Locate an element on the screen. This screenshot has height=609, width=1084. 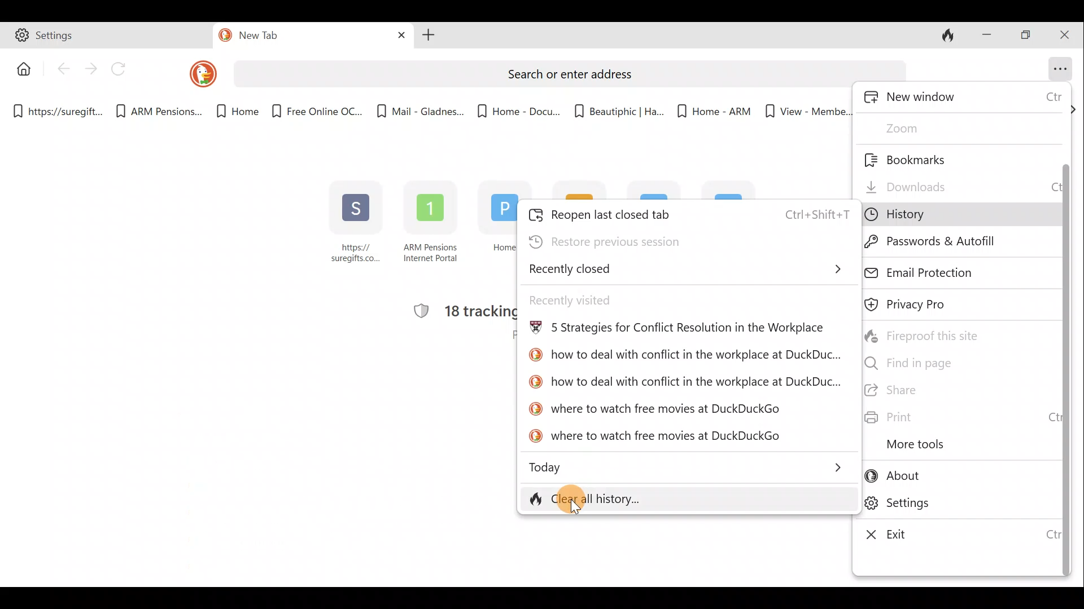
New window is located at coordinates (963, 99).